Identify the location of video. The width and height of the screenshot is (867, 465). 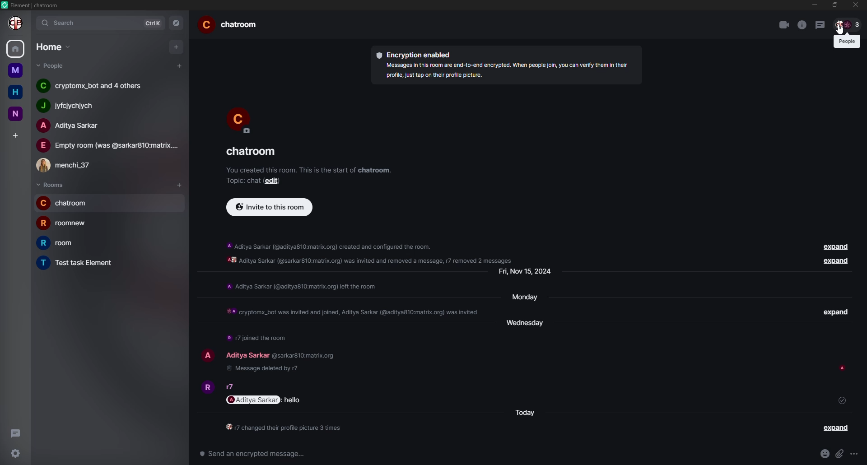
(783, 24).